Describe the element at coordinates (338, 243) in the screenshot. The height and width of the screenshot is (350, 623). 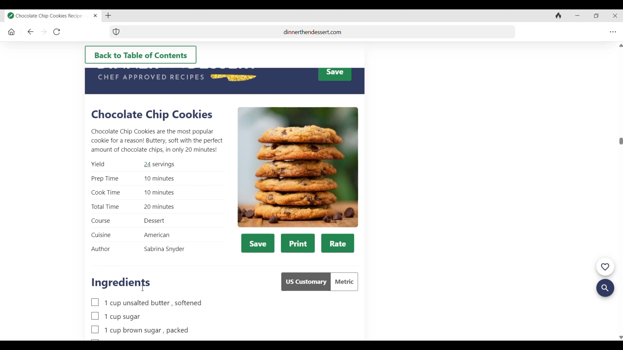
I see `Rate article` at that location.